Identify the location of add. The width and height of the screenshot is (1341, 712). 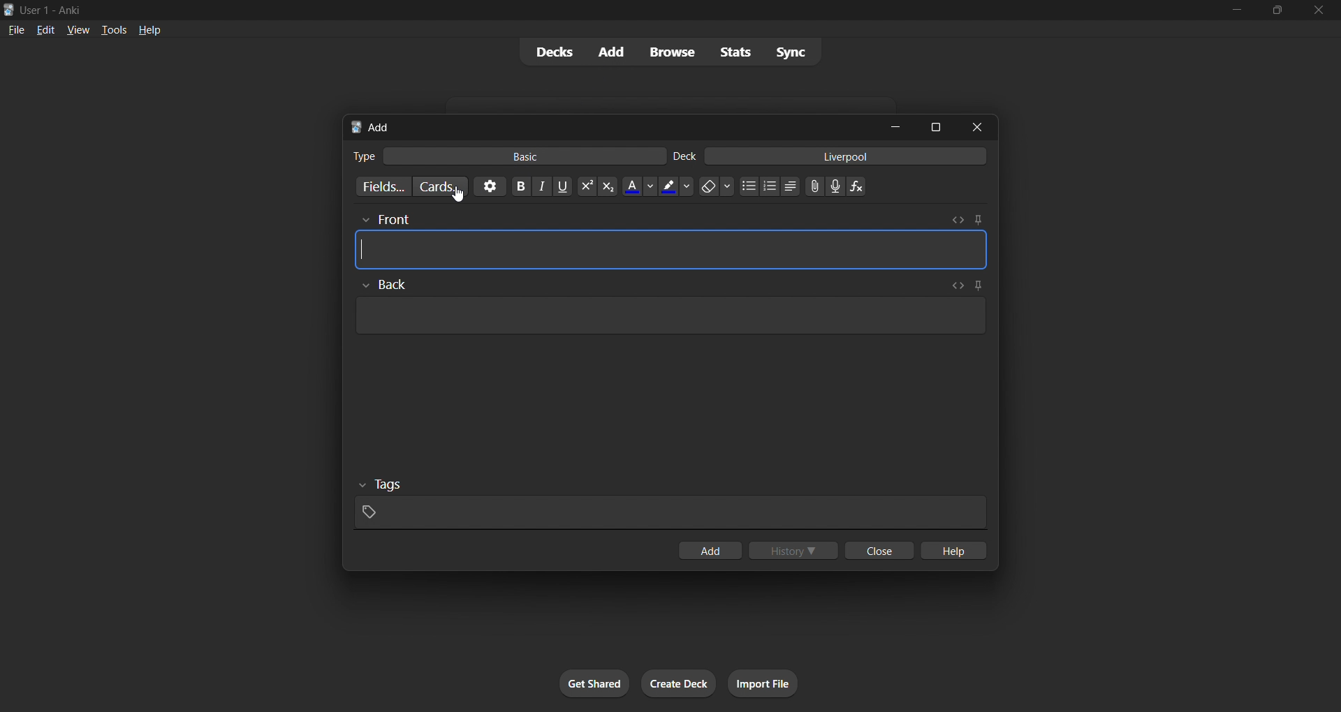
(608, 50).